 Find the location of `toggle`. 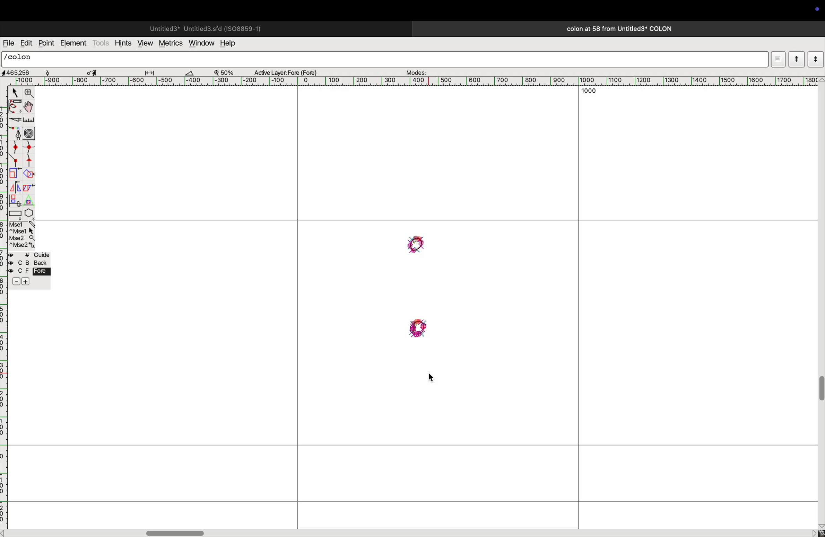

toggle is located at coordinates (177, 532).